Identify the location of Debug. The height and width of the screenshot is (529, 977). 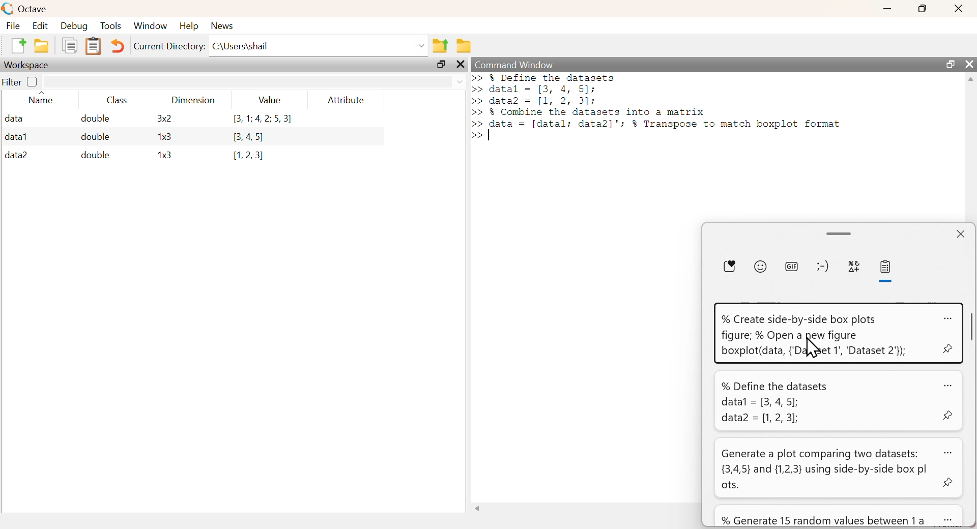
(74, 26).